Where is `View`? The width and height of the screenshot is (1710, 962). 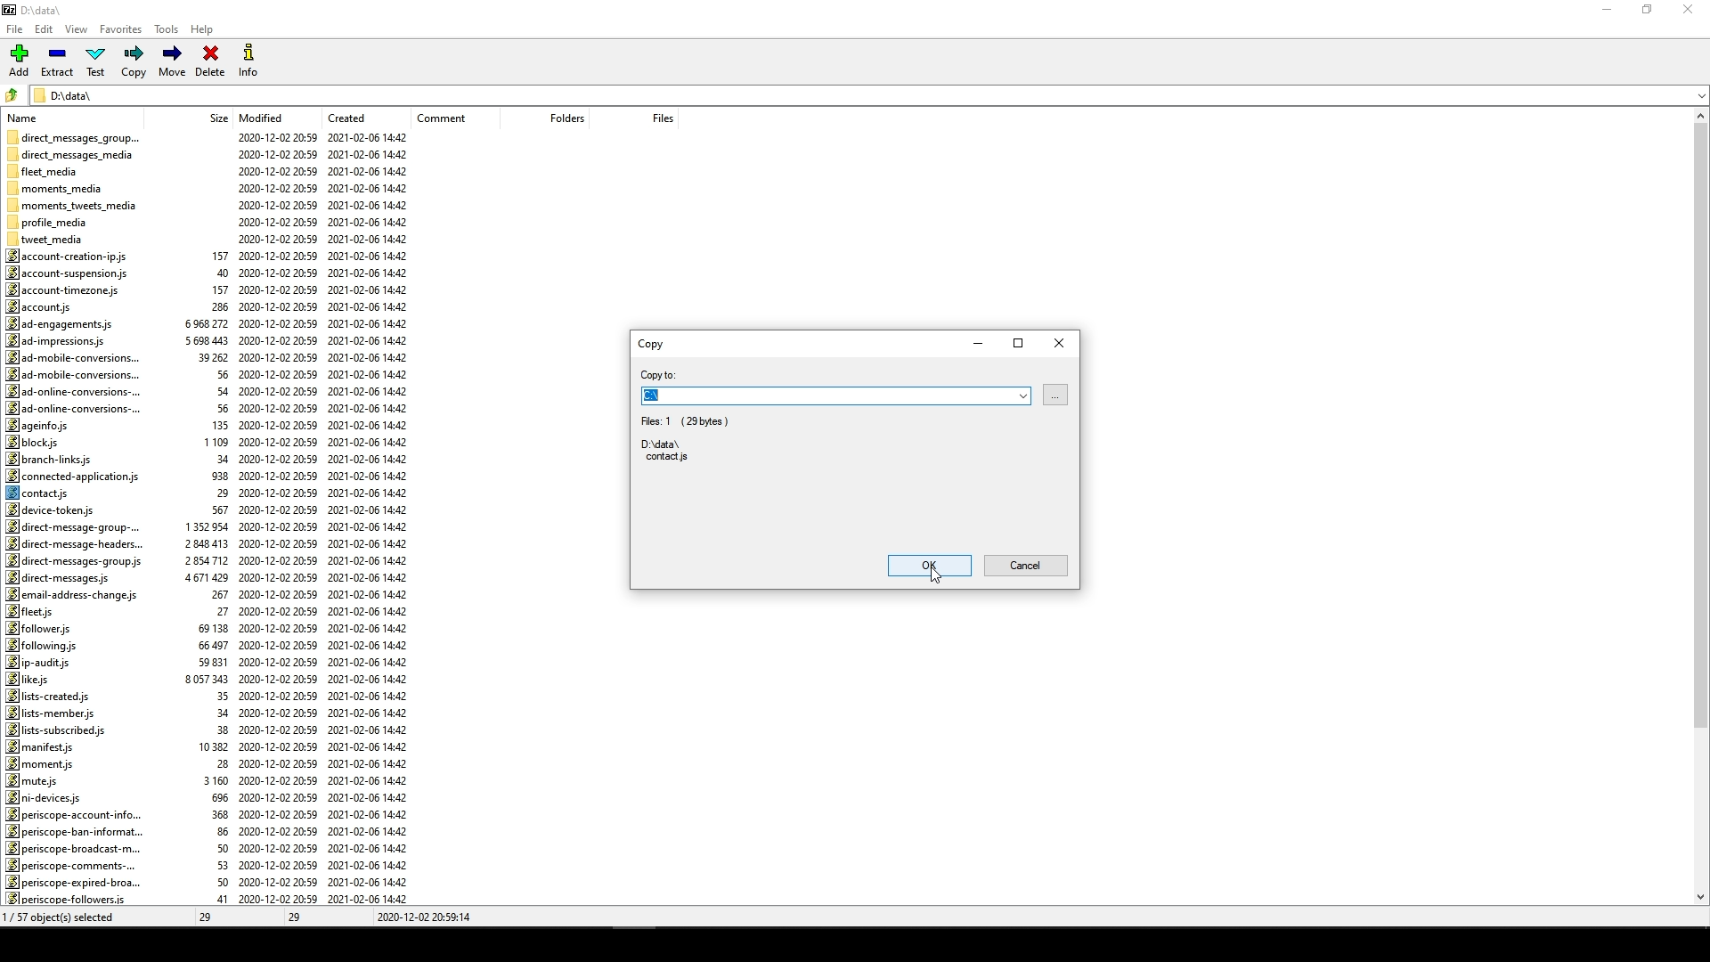 View is located at coordinates (79, 30).